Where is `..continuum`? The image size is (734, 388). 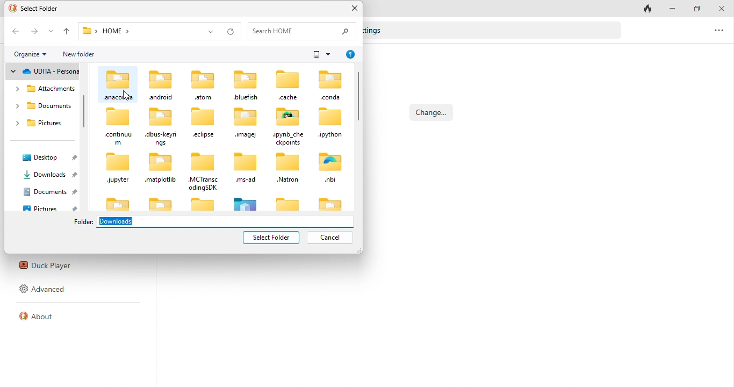 ..continuum is located at coordinates (118, 126).